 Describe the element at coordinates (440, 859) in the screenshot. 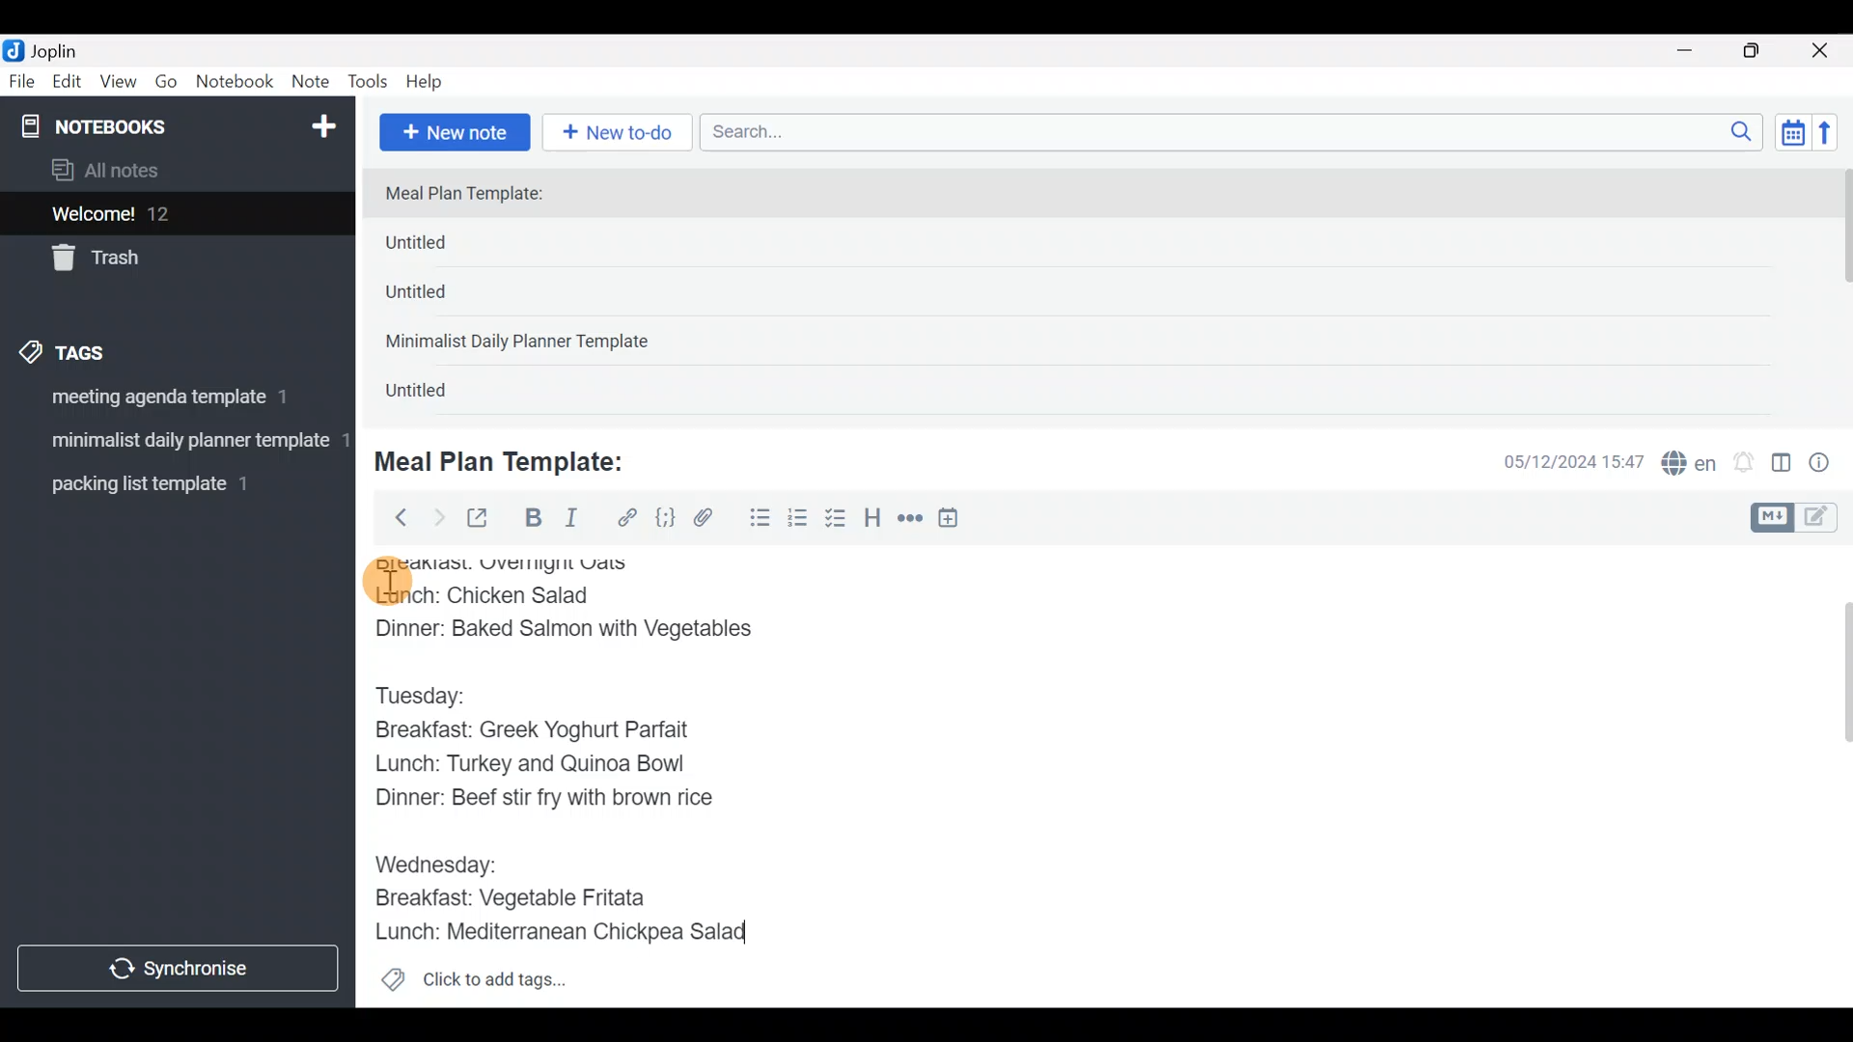

I see `Wednesday:` at that location.